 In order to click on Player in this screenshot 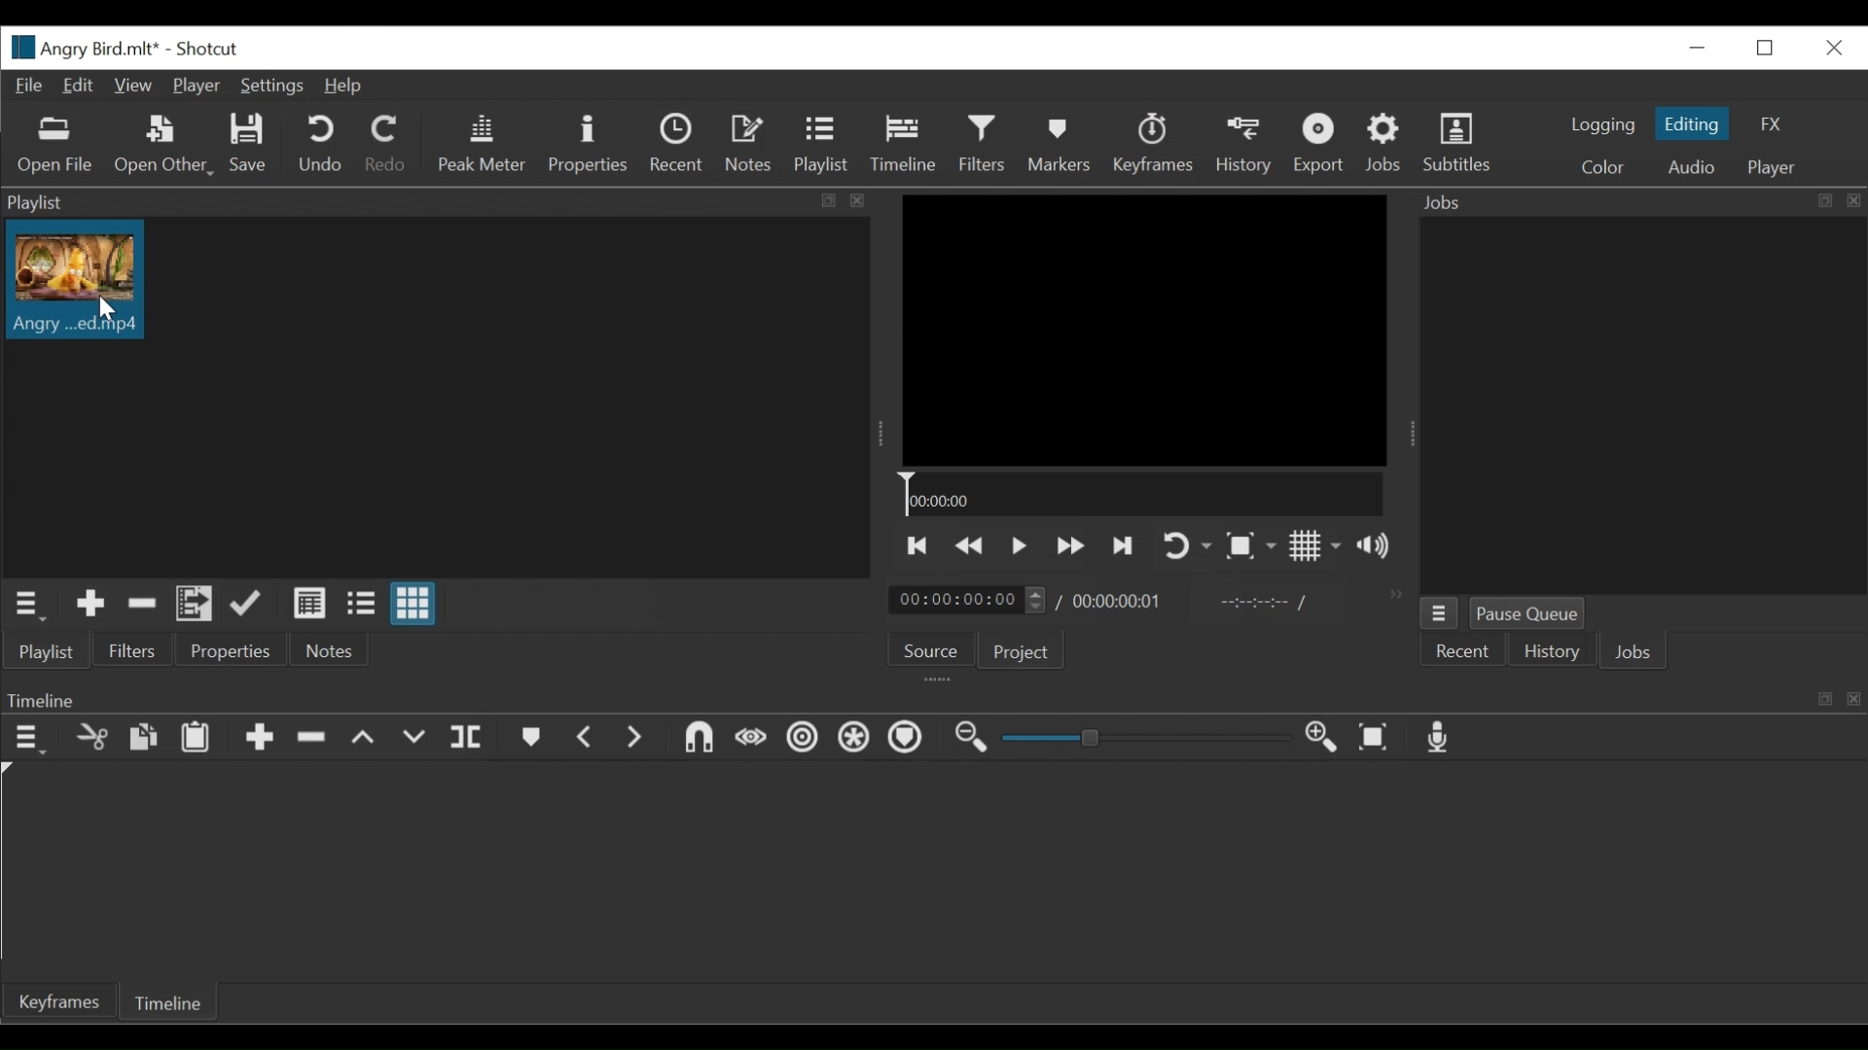, I will do `click(196, 87)`.